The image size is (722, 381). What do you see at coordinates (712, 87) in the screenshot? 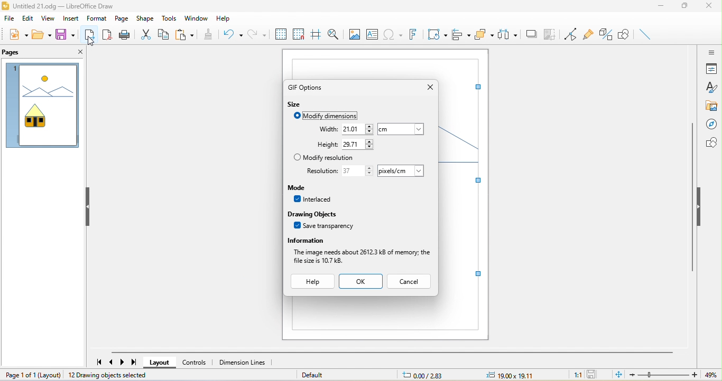
I see `style` at bounding box center [712, 87].